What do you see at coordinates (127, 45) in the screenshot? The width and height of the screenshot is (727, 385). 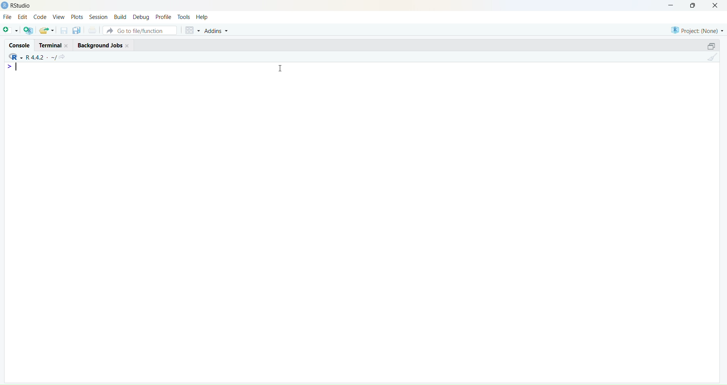 I see `close` at bounding box center [127, 45].